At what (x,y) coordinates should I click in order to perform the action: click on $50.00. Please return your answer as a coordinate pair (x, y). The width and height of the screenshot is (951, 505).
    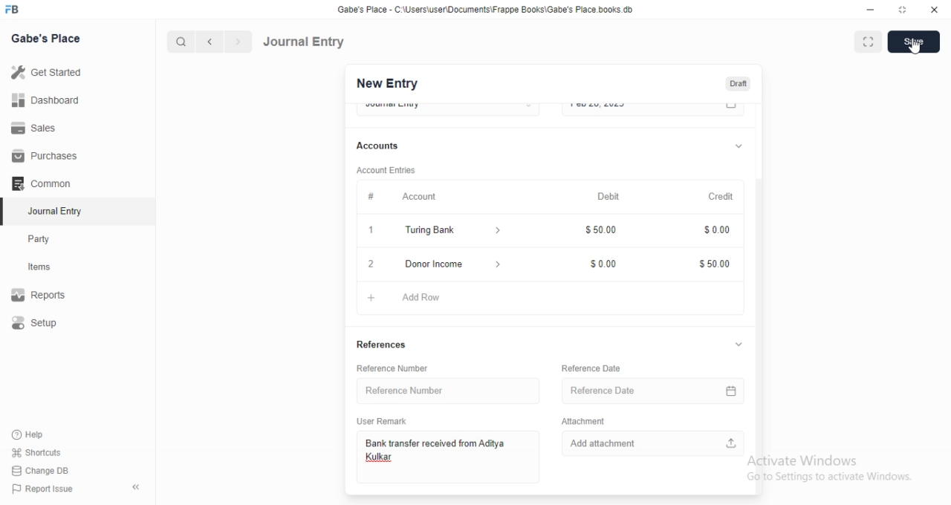
    Looking at the image, I should click on (604, 232).